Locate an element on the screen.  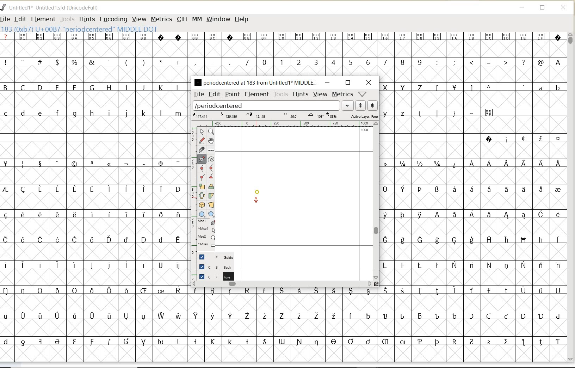
minimize is located at coordinates (327, 82).